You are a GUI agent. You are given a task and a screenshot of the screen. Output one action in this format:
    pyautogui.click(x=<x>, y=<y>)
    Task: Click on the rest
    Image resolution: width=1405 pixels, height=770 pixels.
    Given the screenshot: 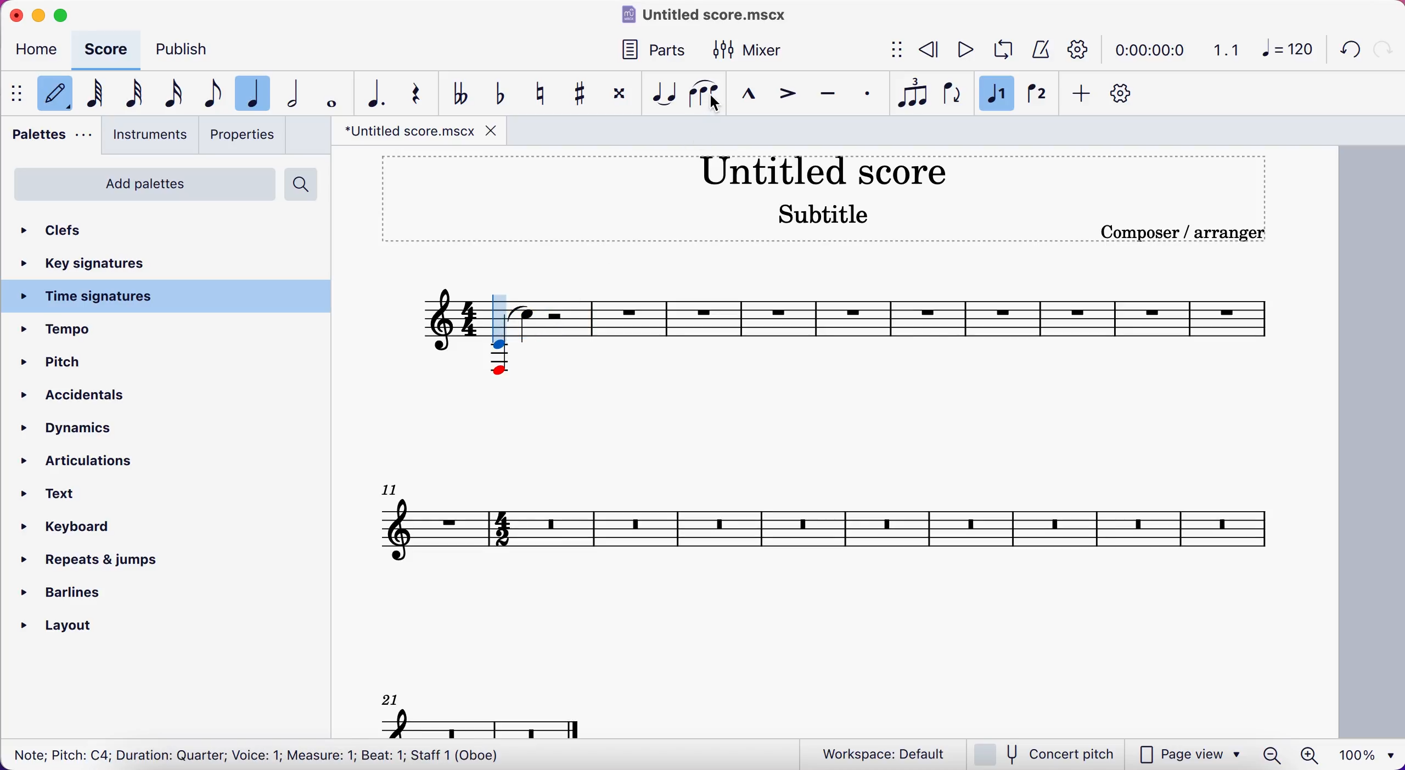 What is the action you would take?
    pyautogui.click(x=423, y=95)
    